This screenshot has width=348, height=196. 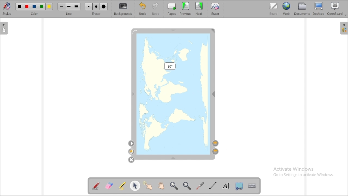 What do you see at coordinates (131, 160) in the screenshot?
I see `delete` at bounding box center [131, 160].